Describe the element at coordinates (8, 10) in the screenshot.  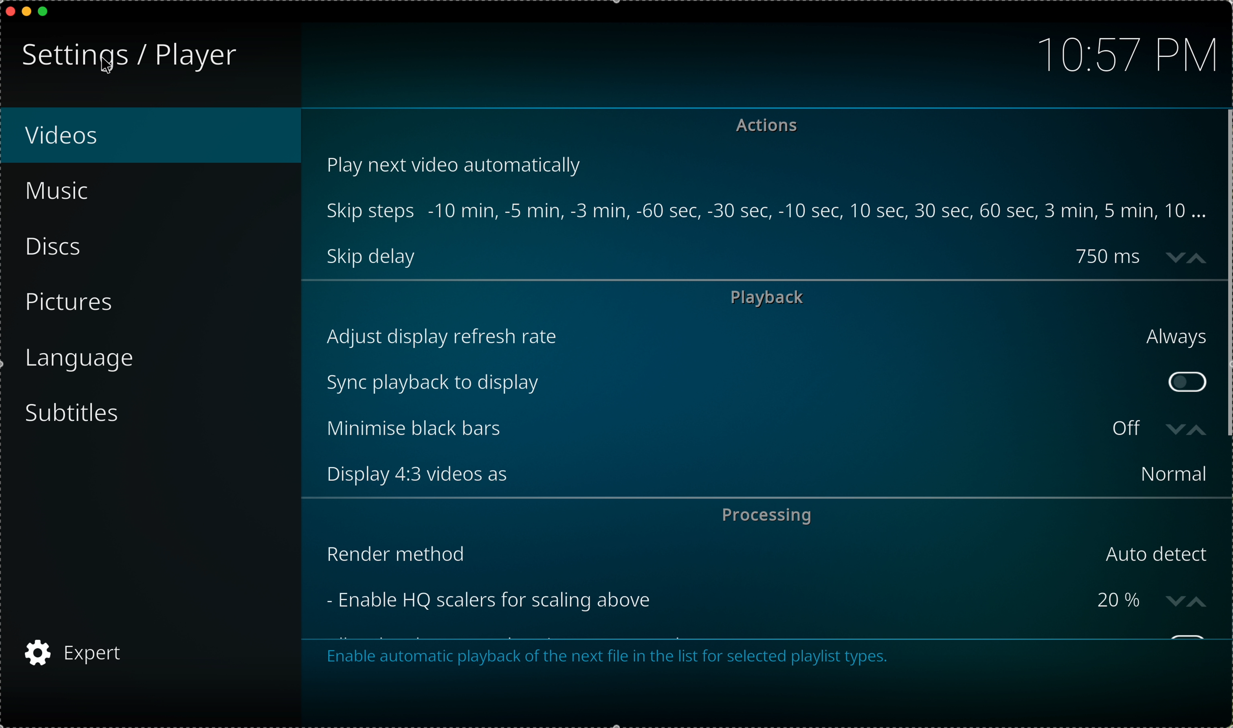
I see `close ` at that location.